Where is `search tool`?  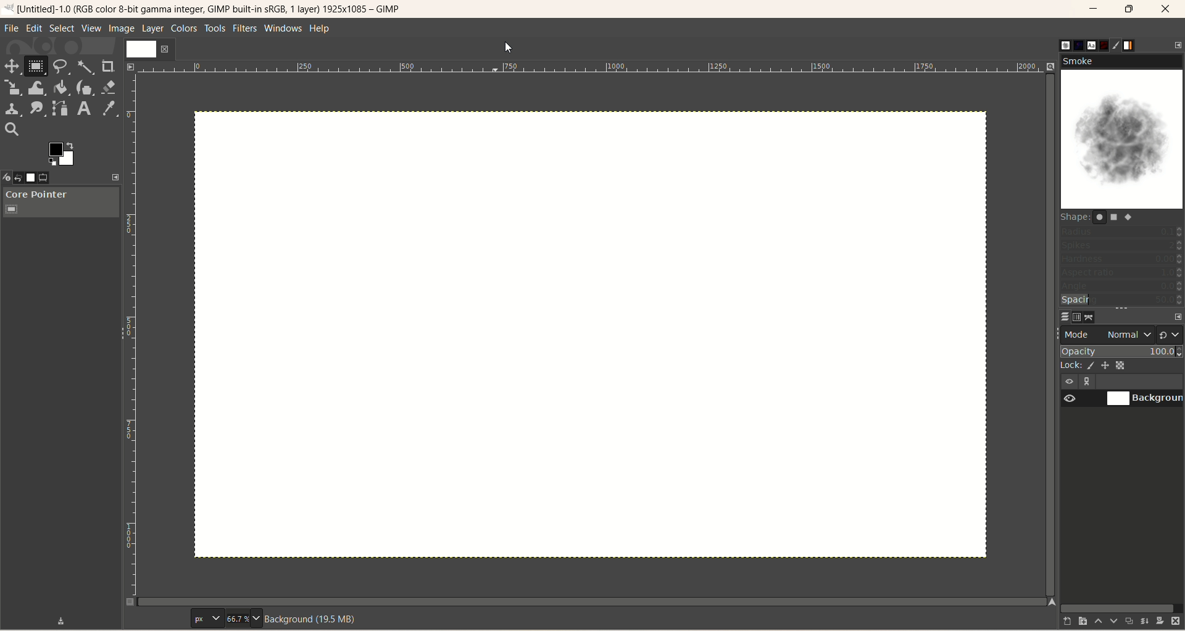 search tool is located at coordinates (12, 130).